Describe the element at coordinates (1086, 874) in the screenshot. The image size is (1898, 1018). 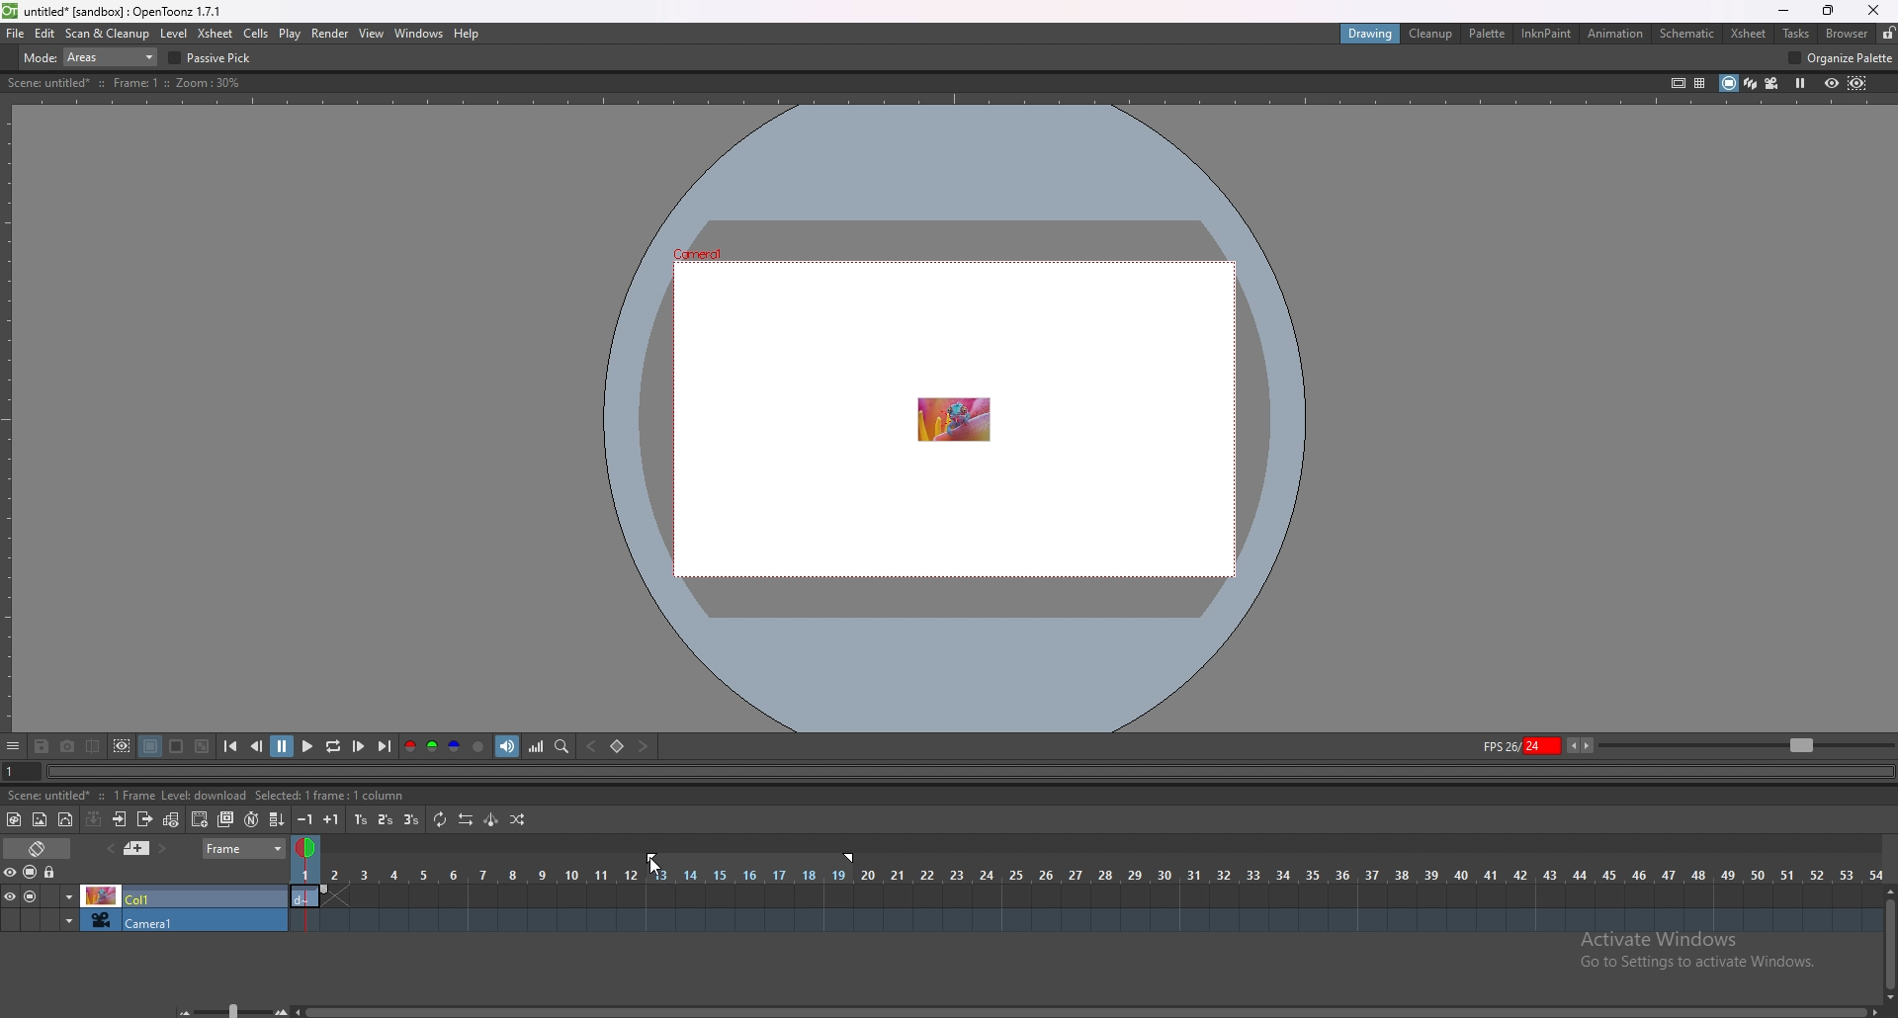
I see `time` at that location.